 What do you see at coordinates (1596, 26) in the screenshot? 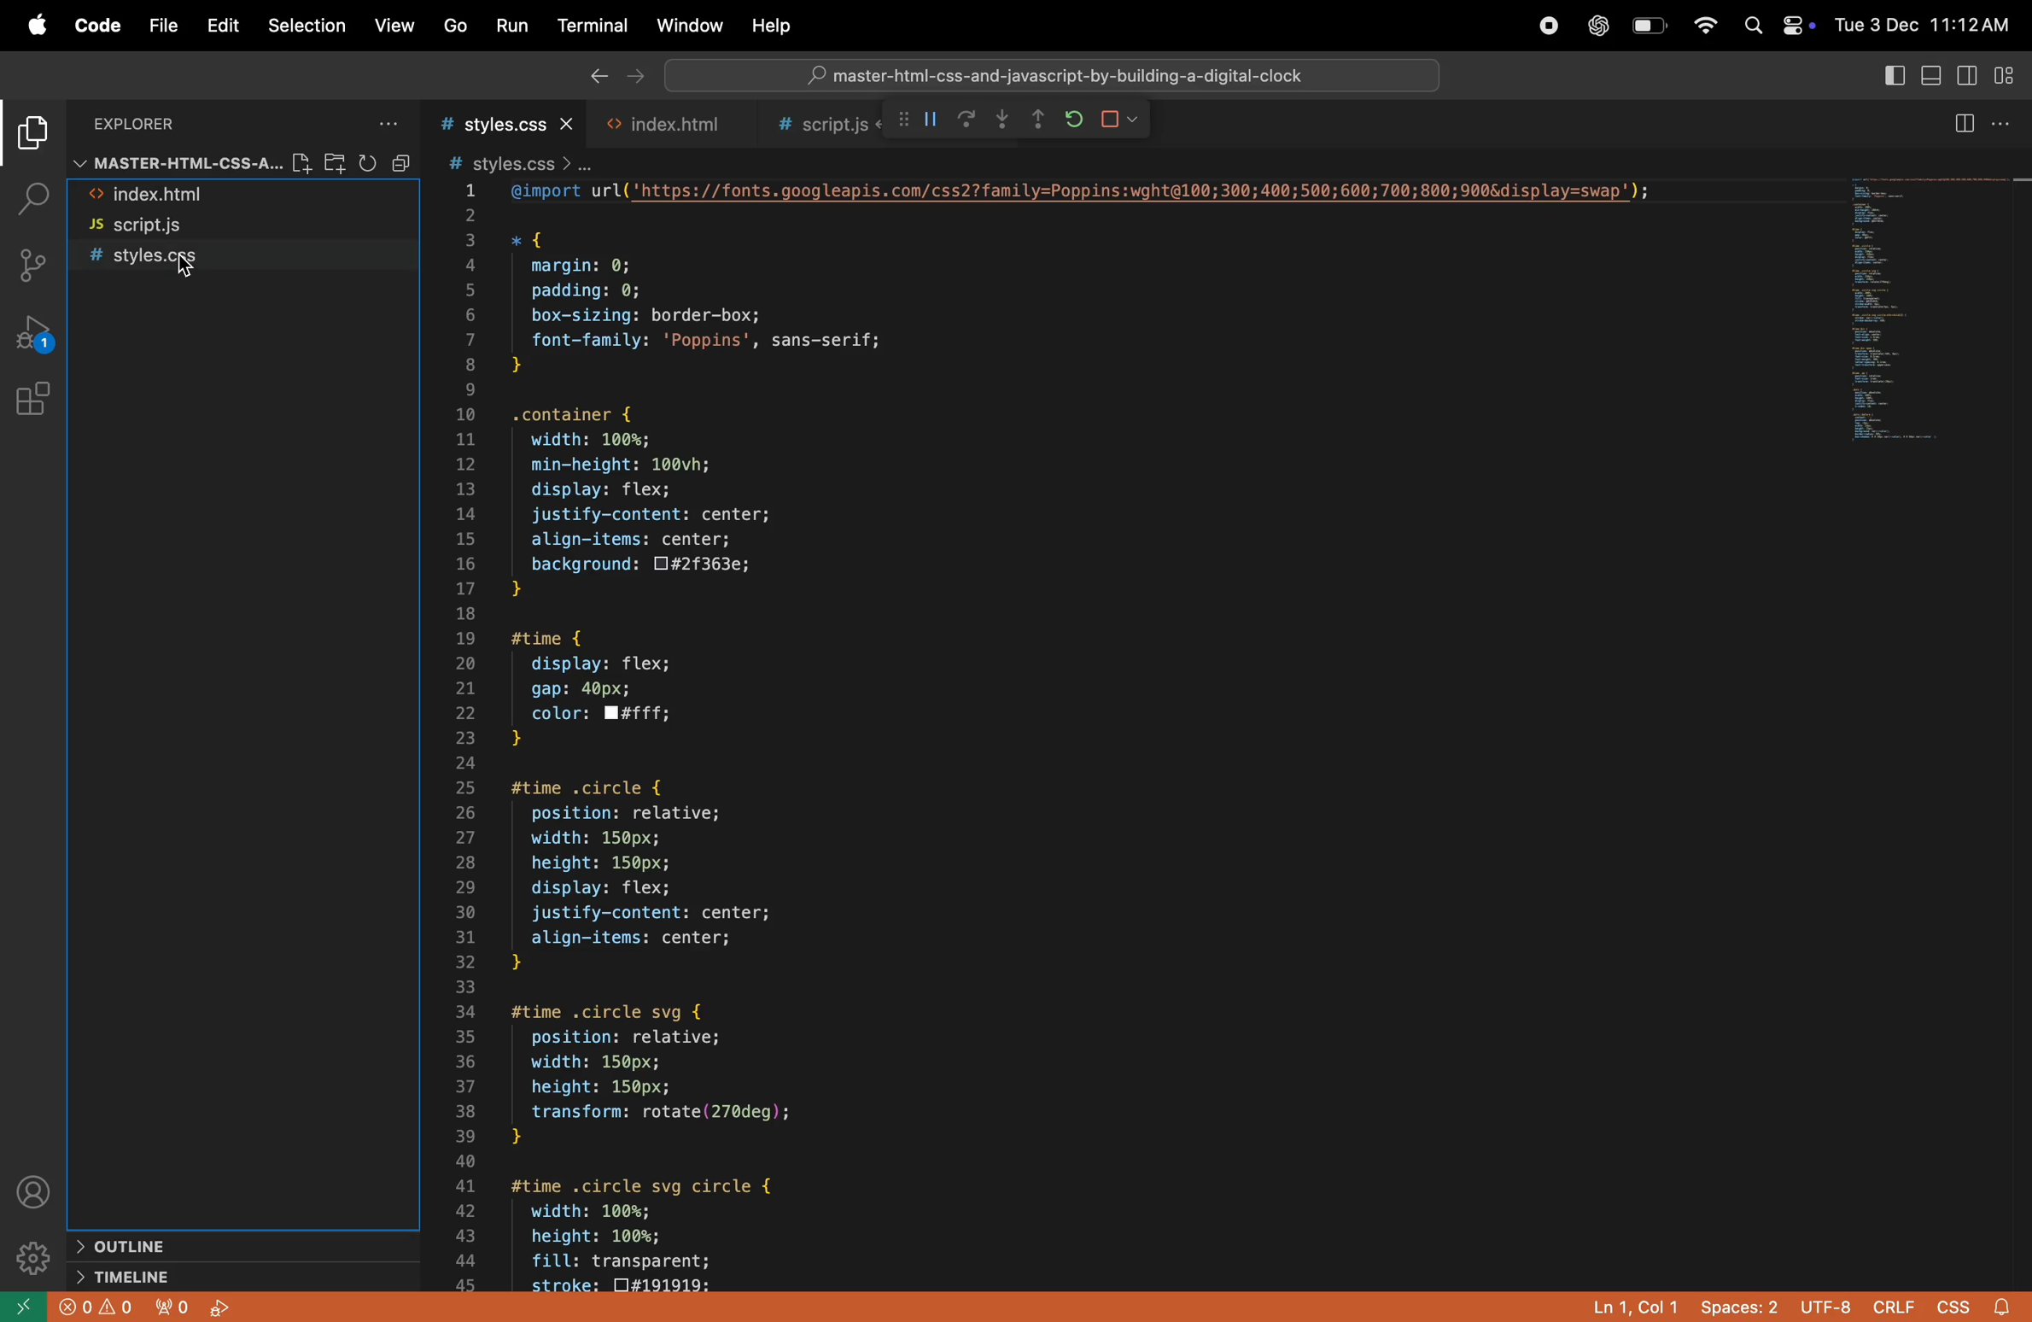
I see `chatgpt` at bounding box center [1596, 26].